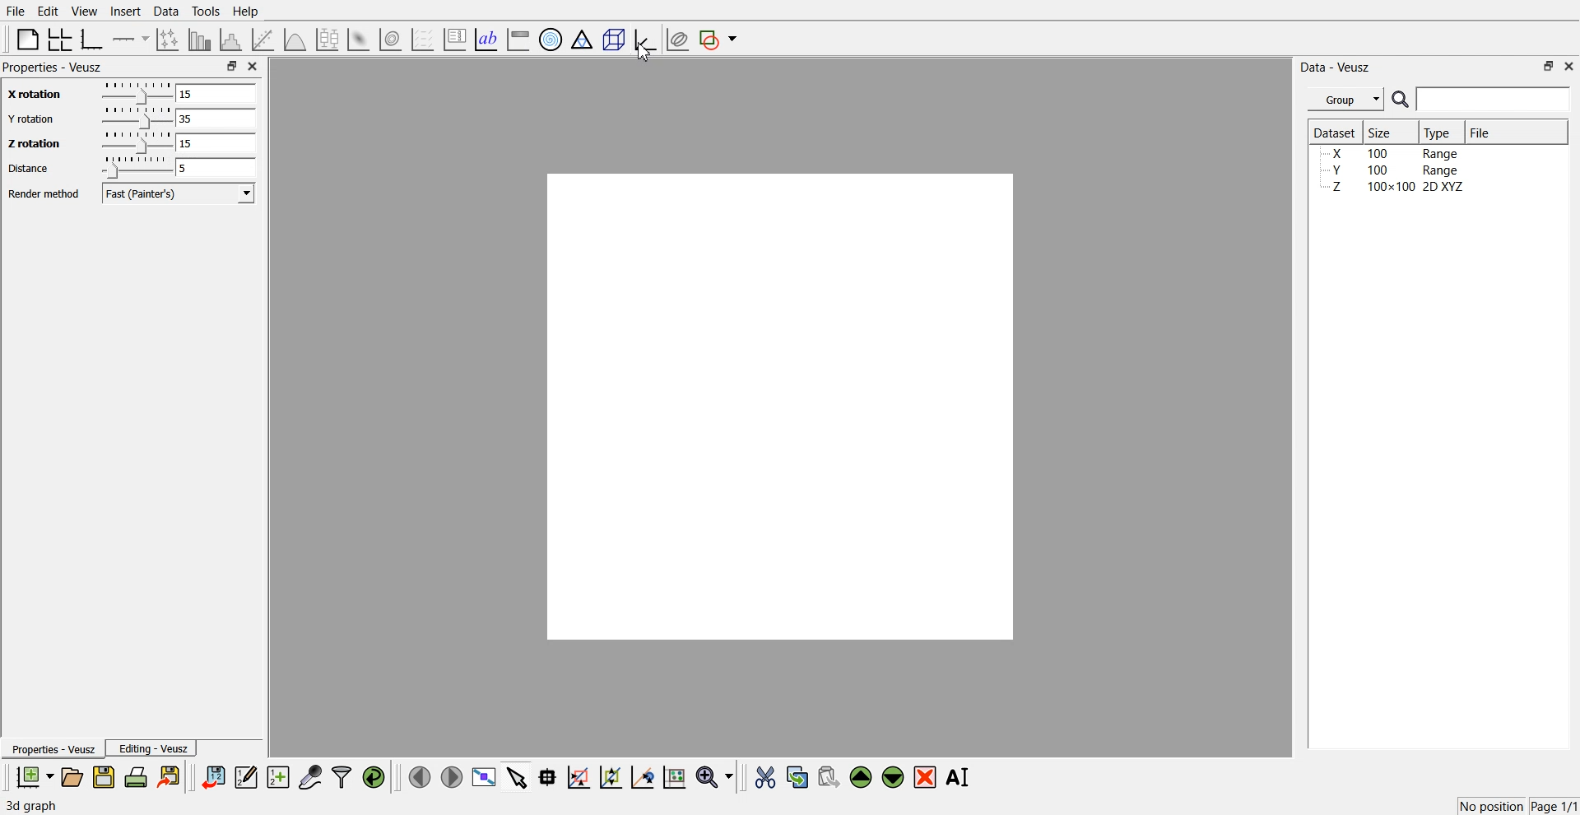  Describe the element at coordinates (135, 167) in the screenshot. I see `Drag Handle` at that location.